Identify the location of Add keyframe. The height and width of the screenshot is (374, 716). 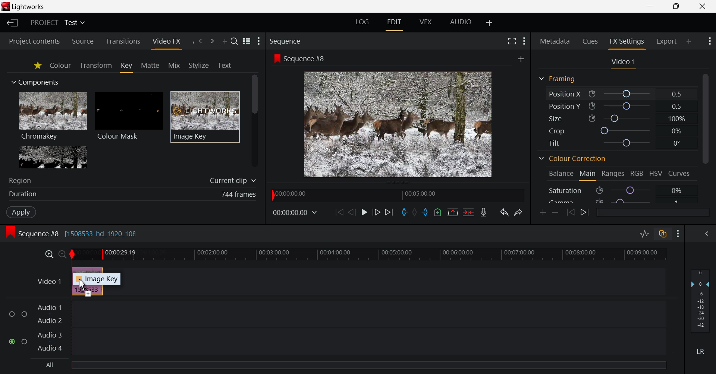
(542, 212).